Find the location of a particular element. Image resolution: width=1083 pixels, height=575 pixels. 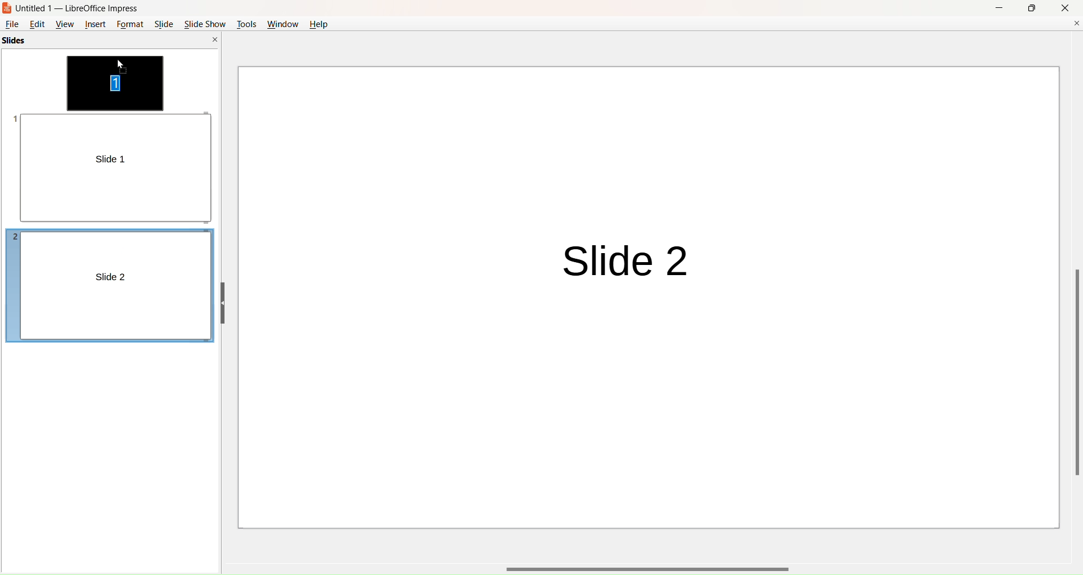

file is located at coordinates (13, 24).